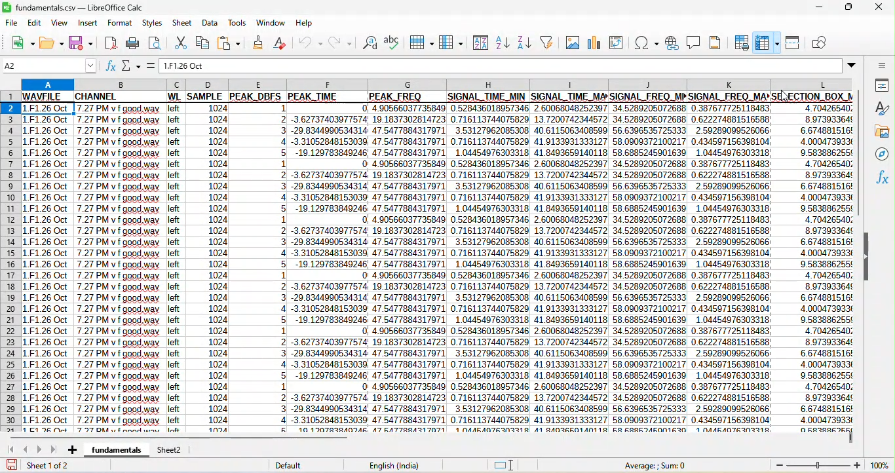  What do you see at coordinates (180, 42) in the screenshot?
I see `cut` at bounding box center [180, 42].